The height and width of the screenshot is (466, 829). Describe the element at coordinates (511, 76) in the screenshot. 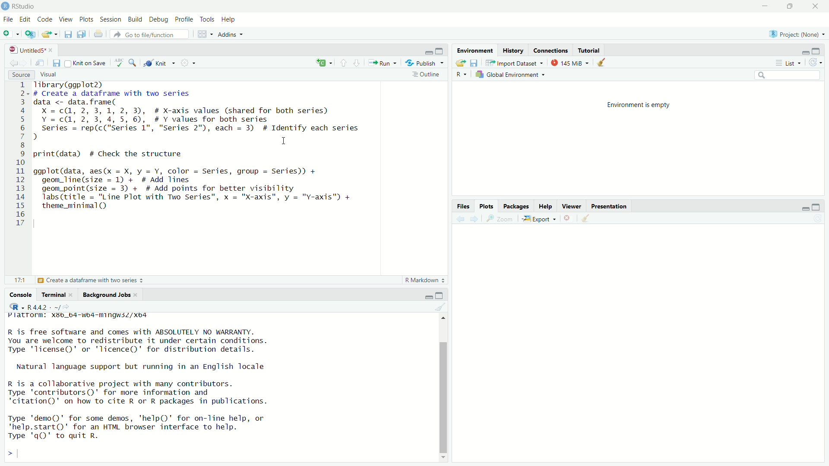

I see `Global Enviornment` at that location.